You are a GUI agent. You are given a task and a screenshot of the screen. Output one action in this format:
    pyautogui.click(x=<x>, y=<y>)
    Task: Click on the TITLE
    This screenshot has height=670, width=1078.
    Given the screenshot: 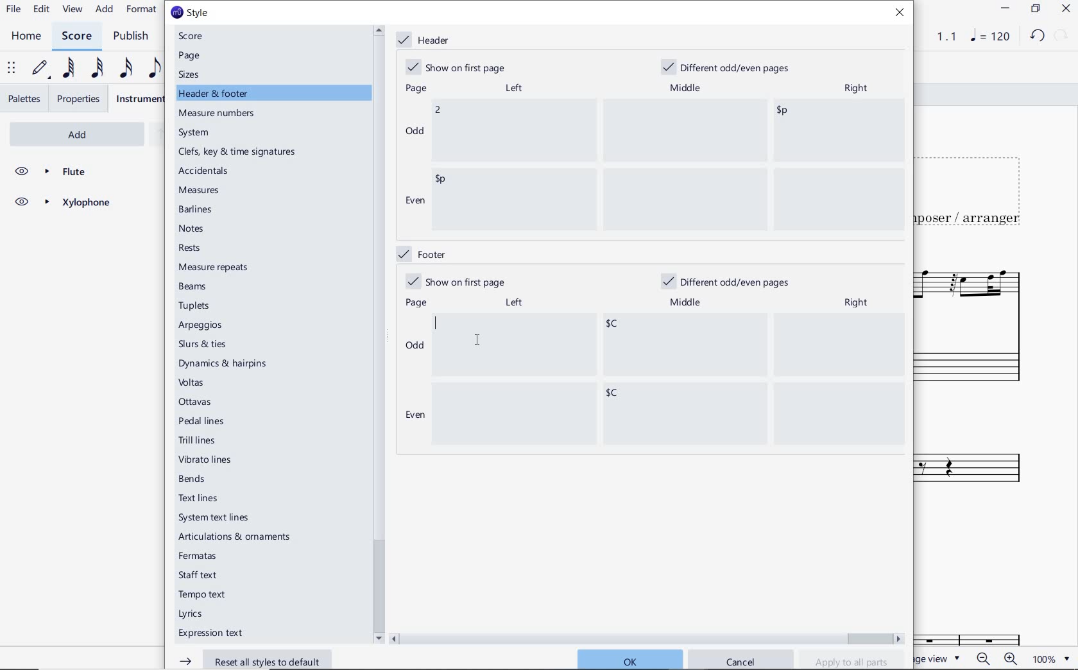 What is the action you would take?
    pyautogui.click(x=977, y=187)
    